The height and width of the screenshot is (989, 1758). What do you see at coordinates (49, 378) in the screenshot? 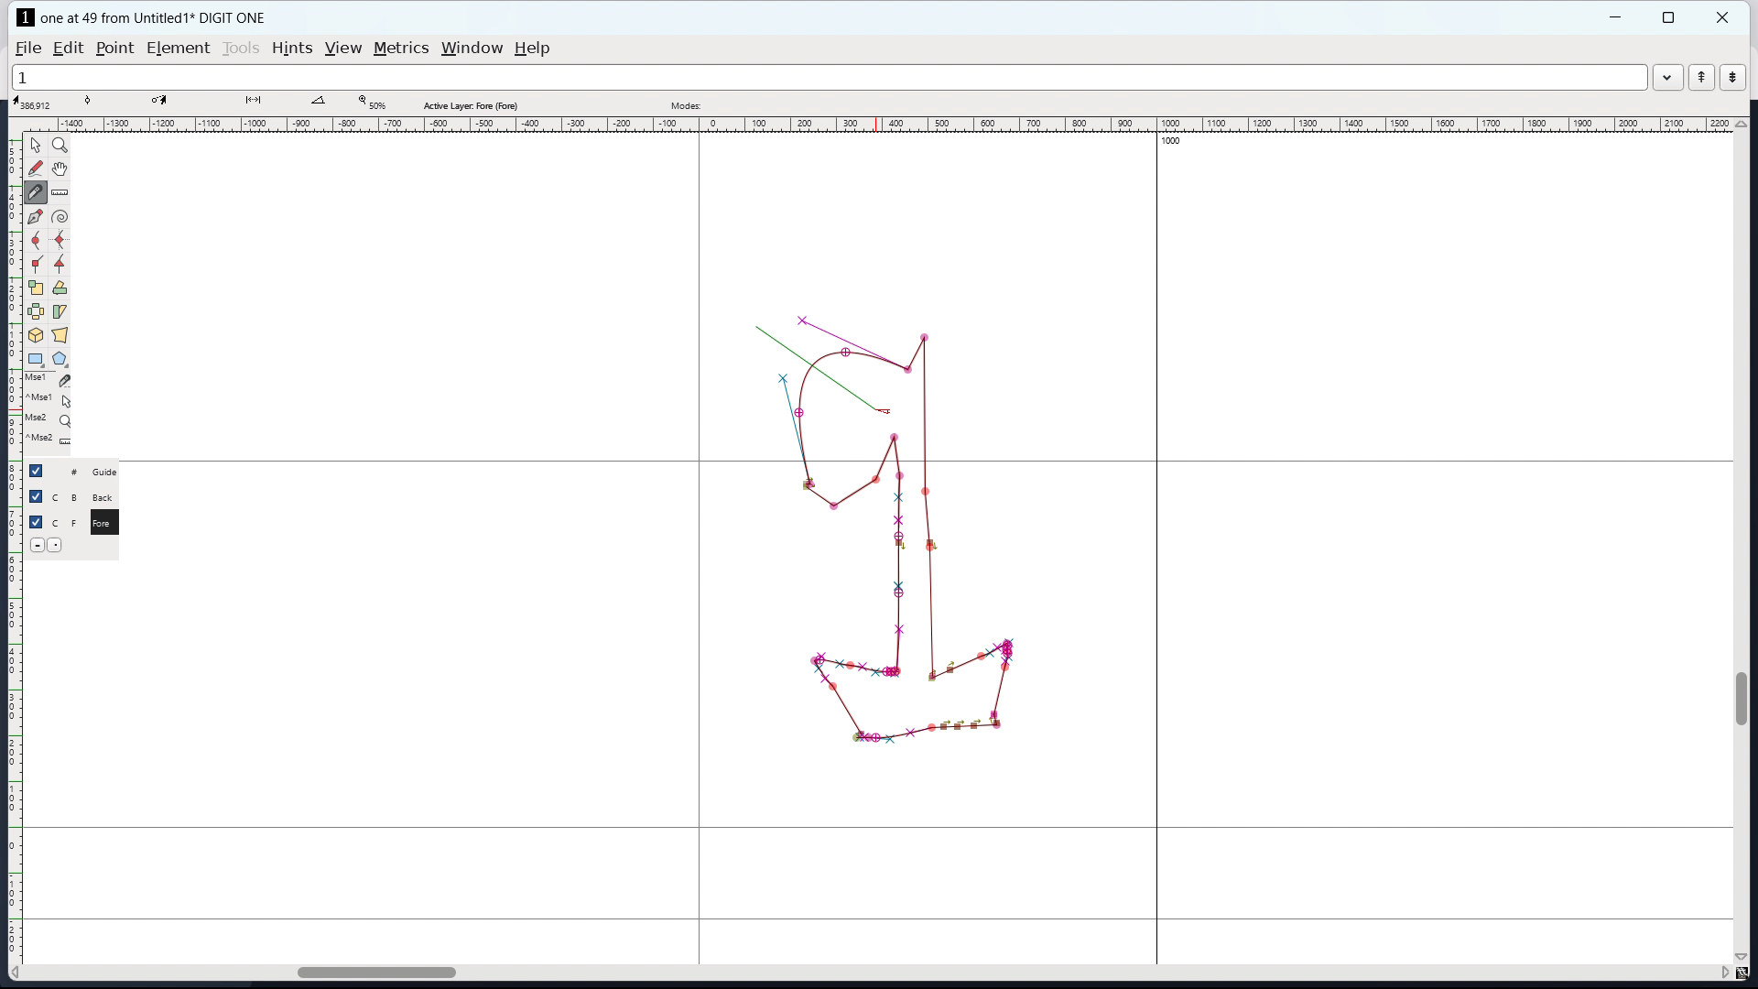
I see `mse1` at bounding box center [49, 378].